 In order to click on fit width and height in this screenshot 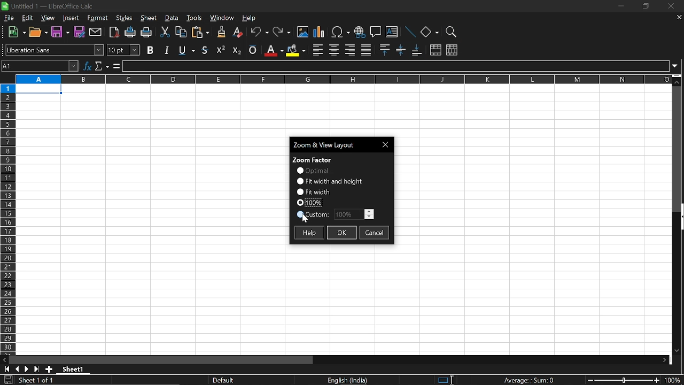, I will do `click(331, 181)`.